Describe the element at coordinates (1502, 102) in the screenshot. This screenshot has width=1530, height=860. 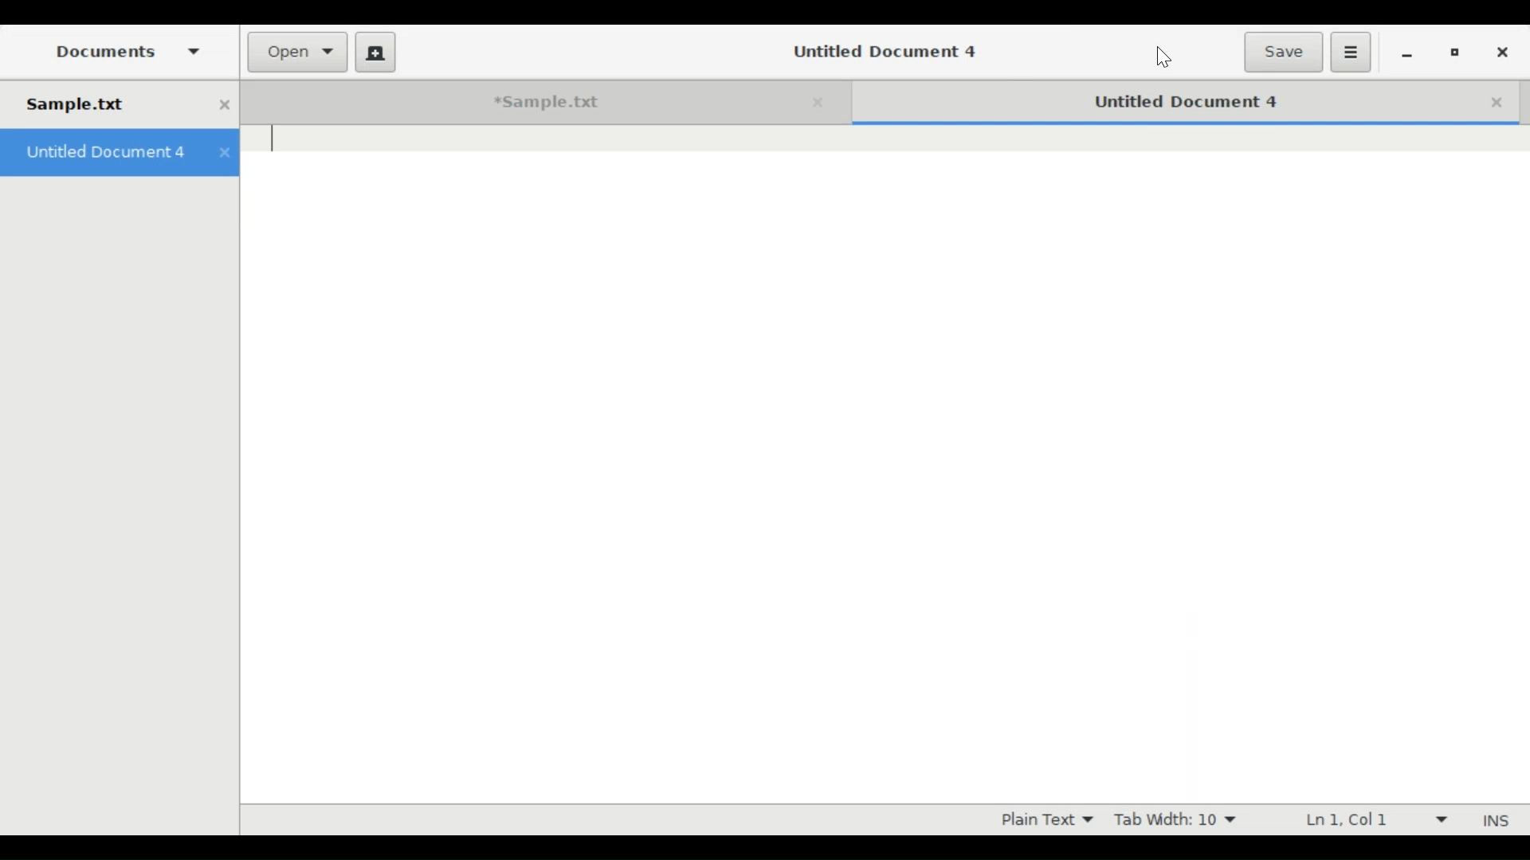
I see `Close` at that location.